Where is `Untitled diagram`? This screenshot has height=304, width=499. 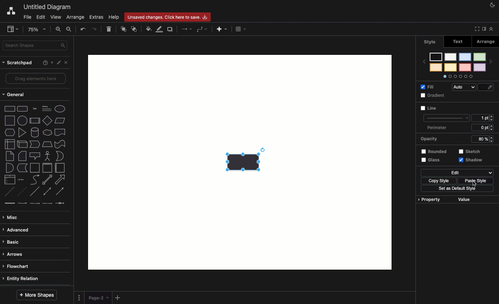
Untitled diagram is located at coordinates (47, 7).